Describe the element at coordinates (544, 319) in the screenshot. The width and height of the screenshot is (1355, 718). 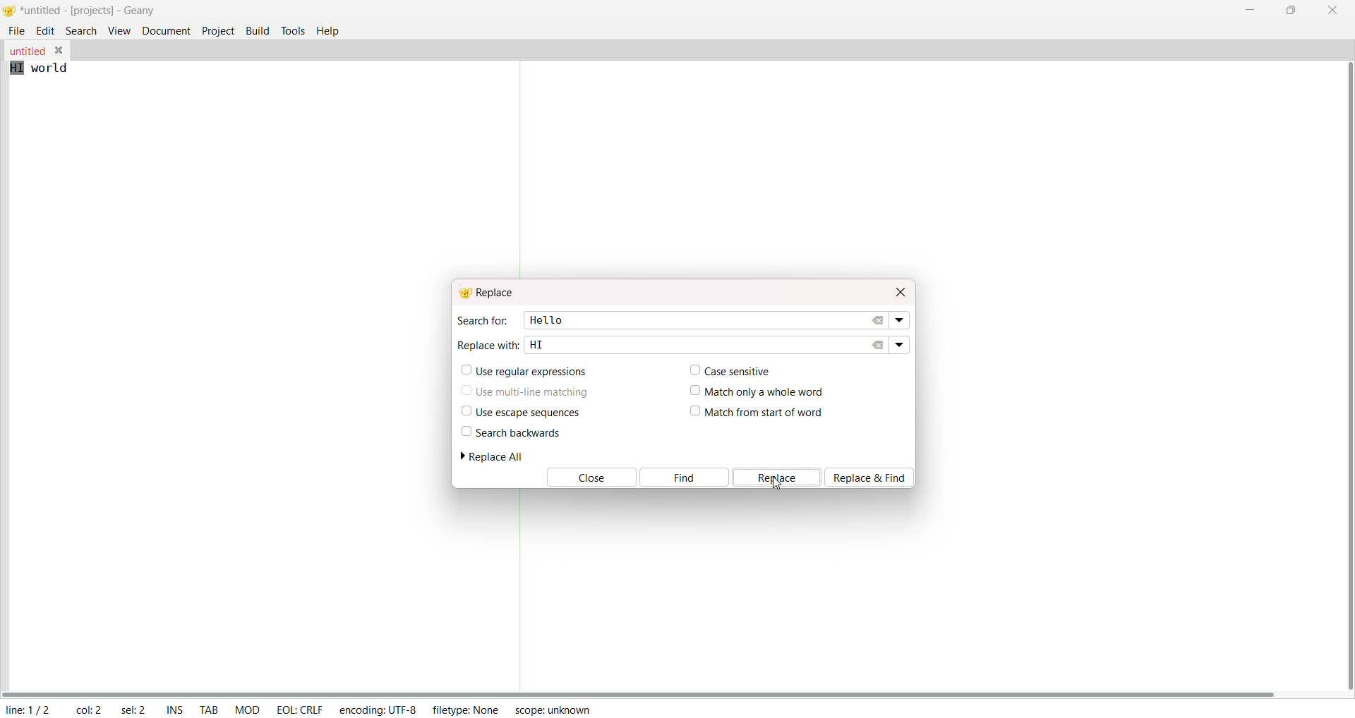
I see `hello` at that location.